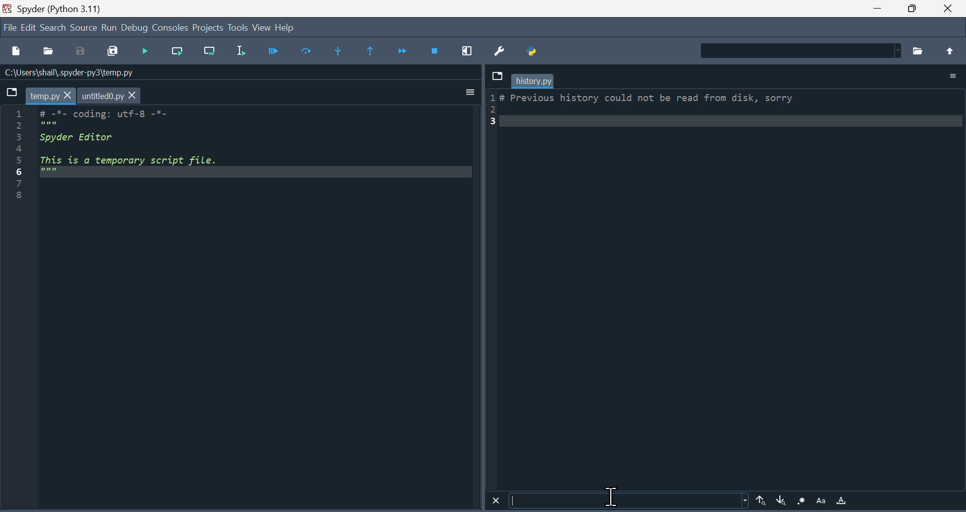 This screenshot has width=966, height=512. I want to click on source, so click(84, 28).